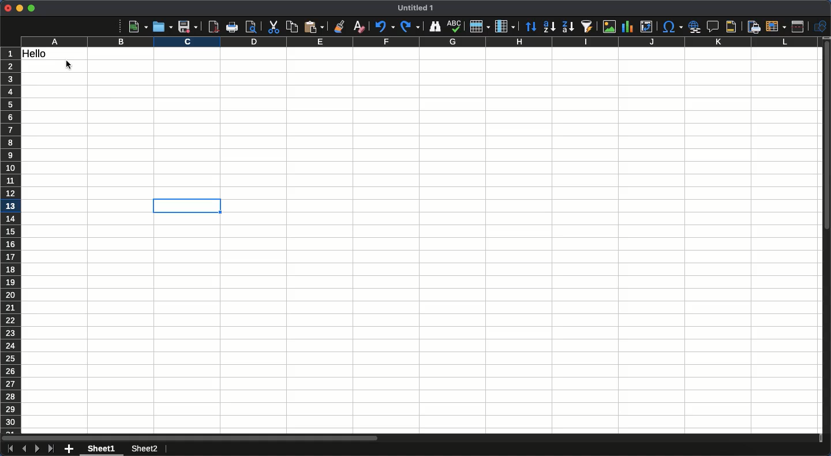  What do you see at coordinates (314, 27) in the screenshot?
I see `Paste` at bounding box center [314, 27].